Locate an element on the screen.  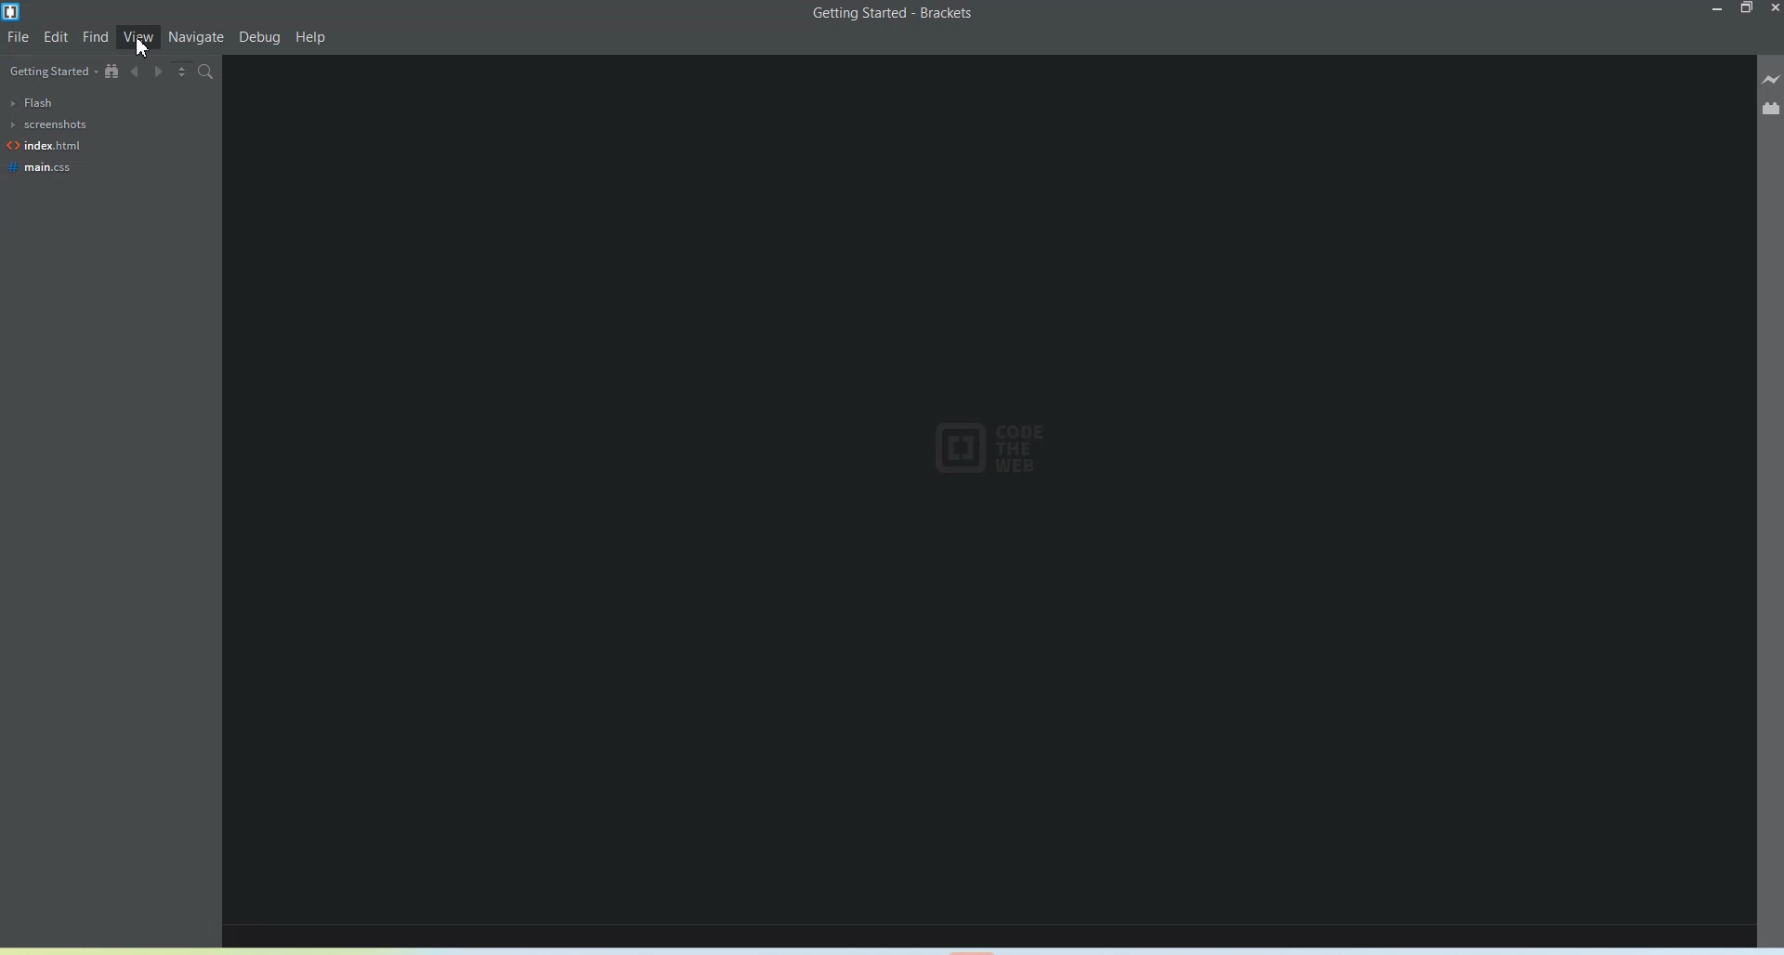
Debug is located at coordinates (260, 38).